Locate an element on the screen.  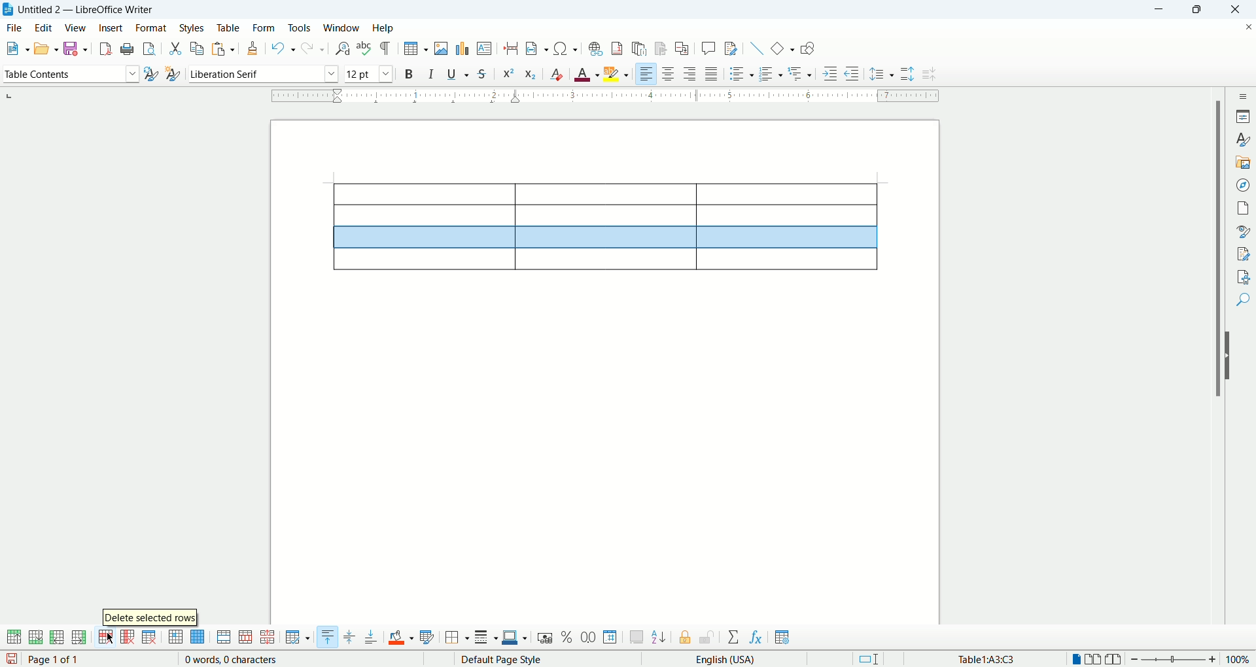
optimize size is located at coordinates (298, 638).